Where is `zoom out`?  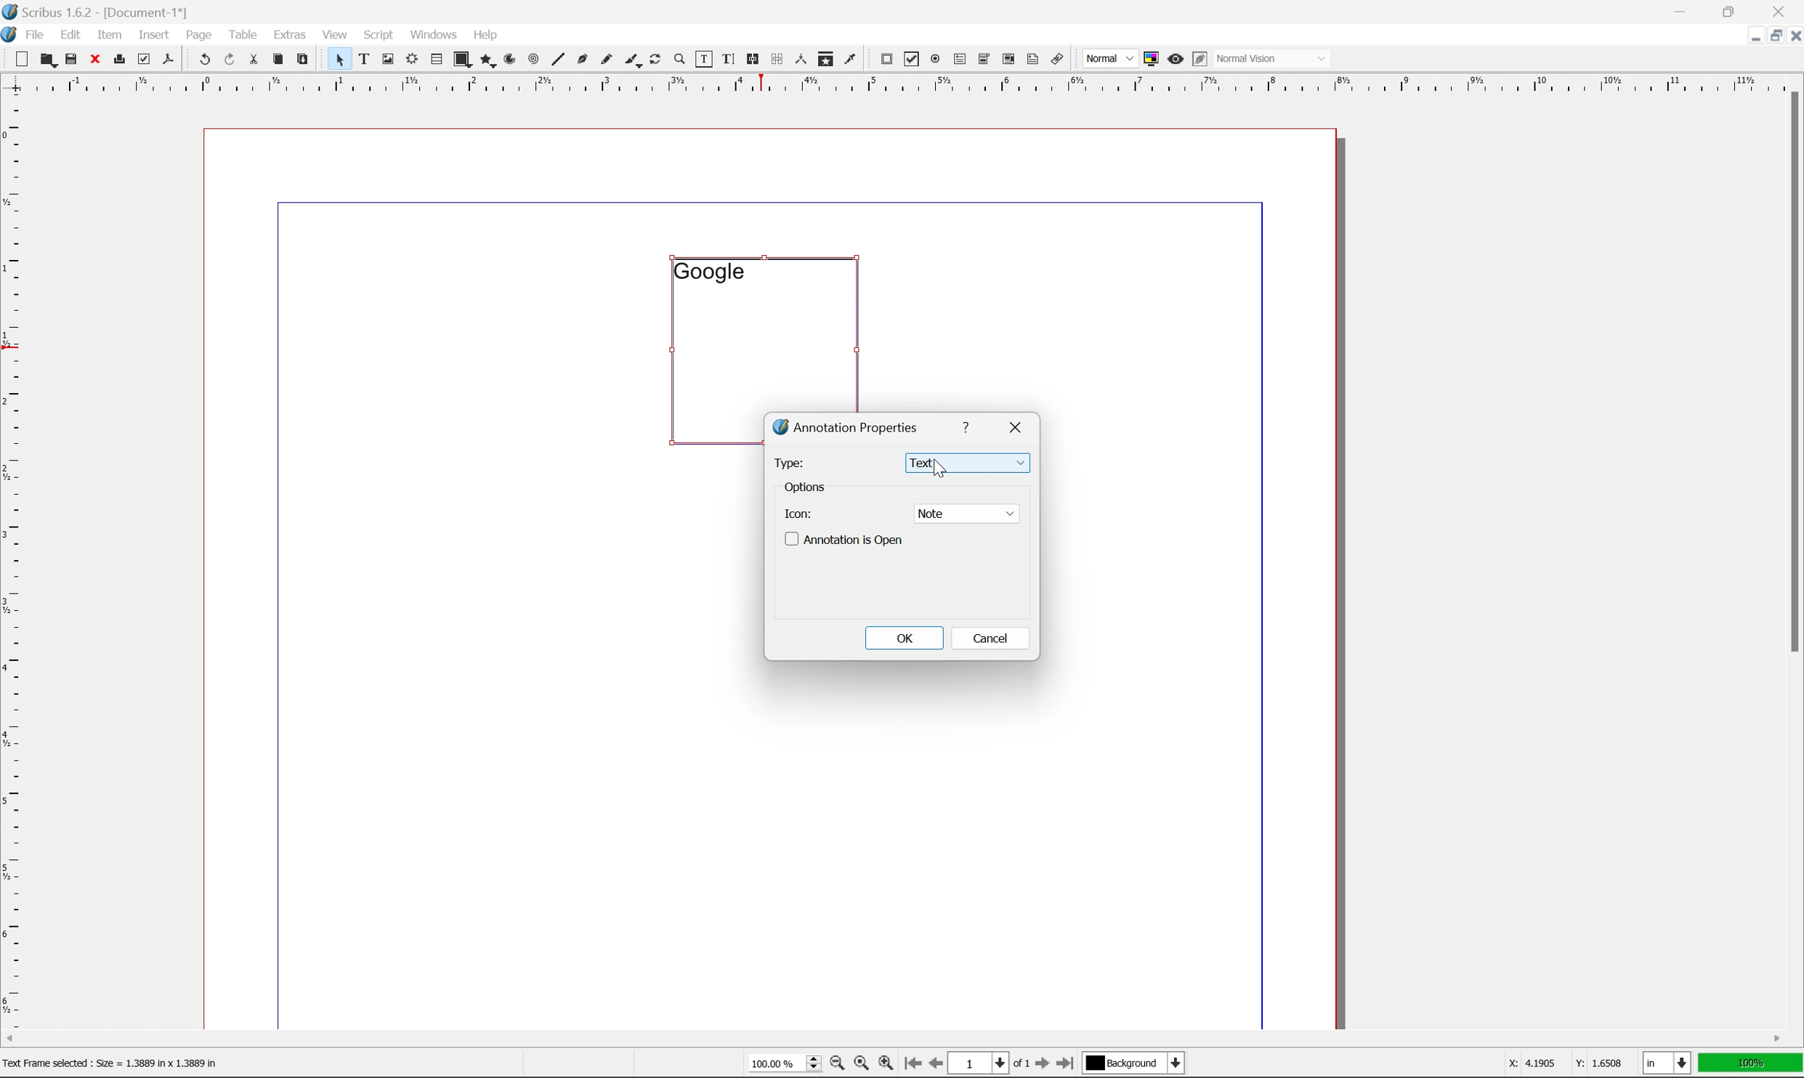 zoom out is located at coordinates (833, 1066).